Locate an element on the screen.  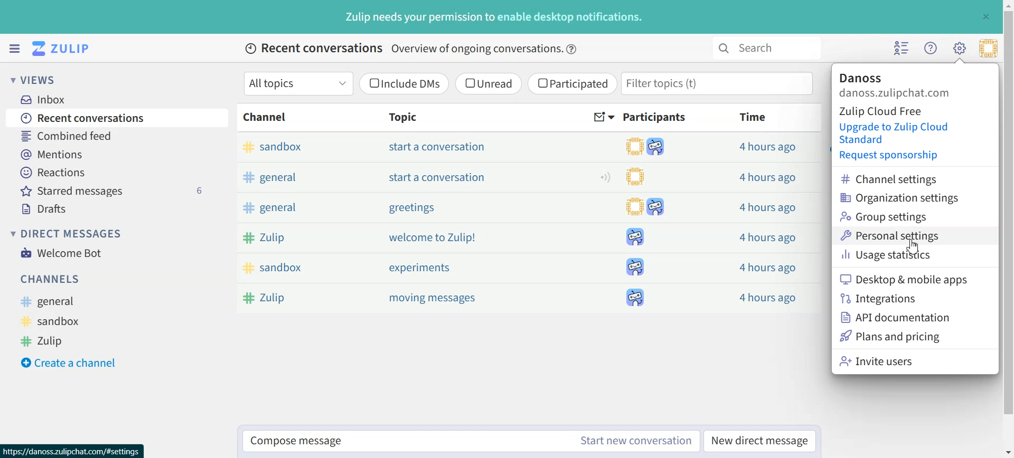
Danossdanoss.zulipchat.com is located at coordinates (896, 85).